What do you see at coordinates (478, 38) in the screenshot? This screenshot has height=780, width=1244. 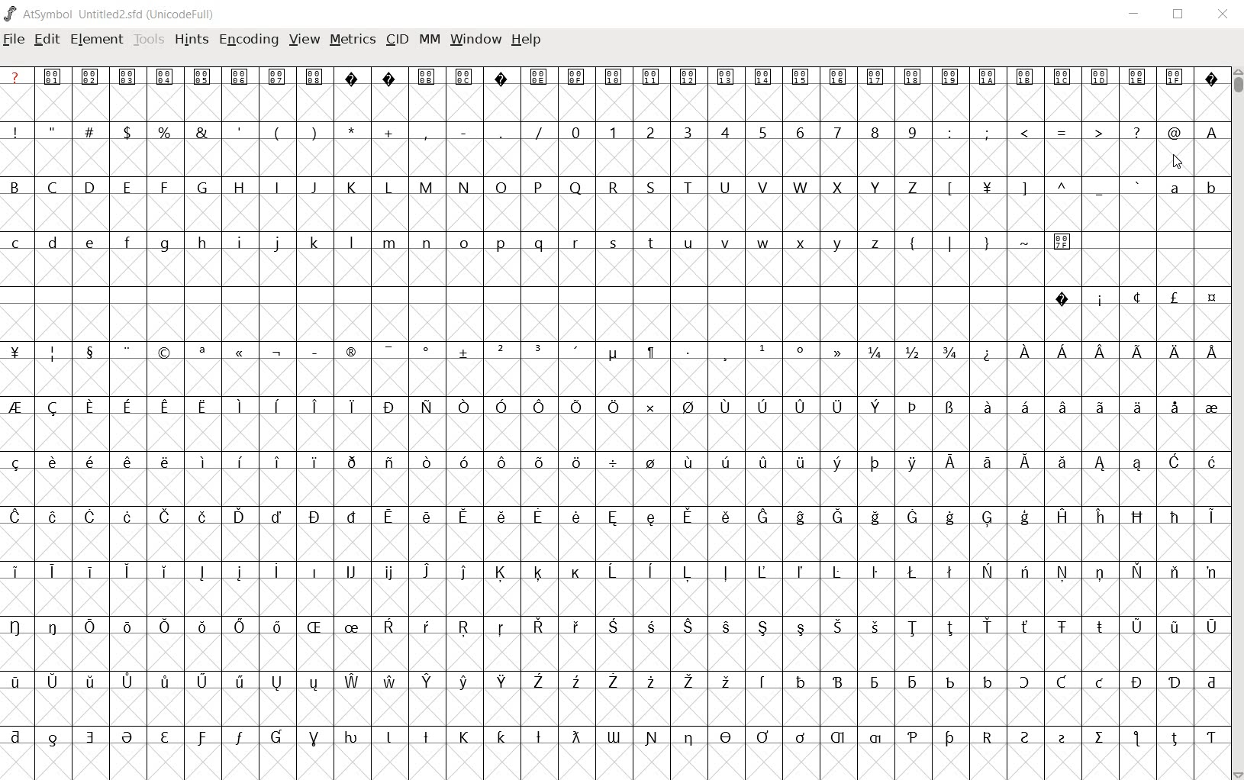 I see `WINDOW` at bounding box center [478, 38].